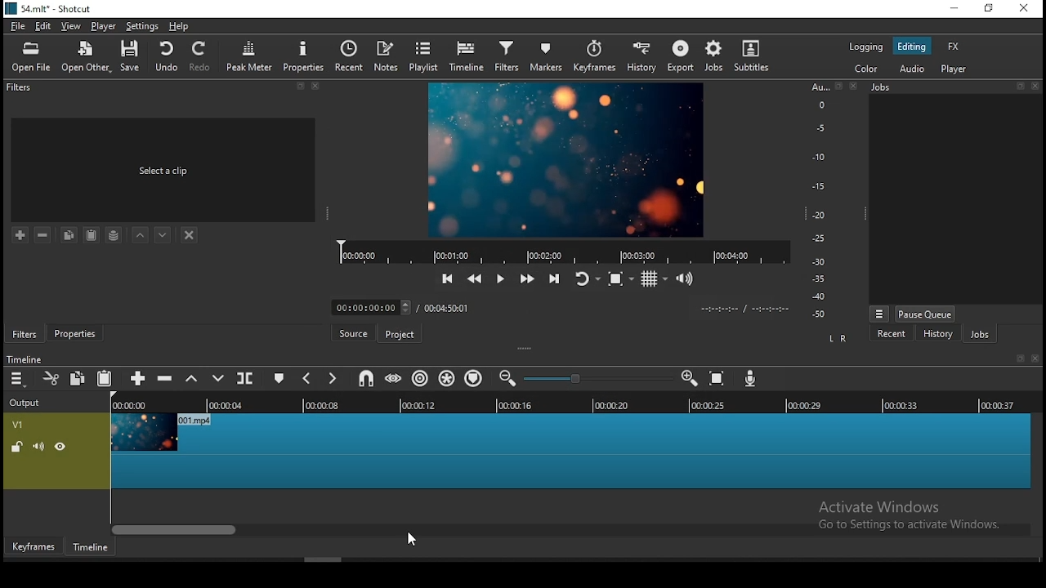 Image resolution: width=1046 pixels, height=588 pixels. Describe the element at coordinates (554, 279) in the screenshot. I see `skip to the next point` at that location.